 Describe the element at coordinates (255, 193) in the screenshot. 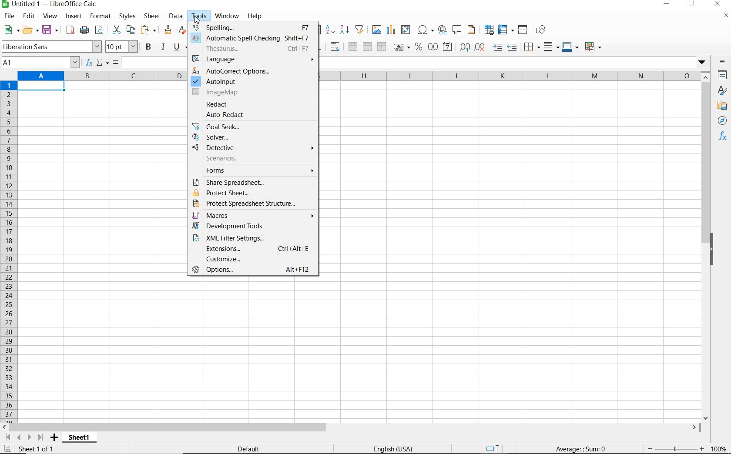

I see `protect sheet` at that location.